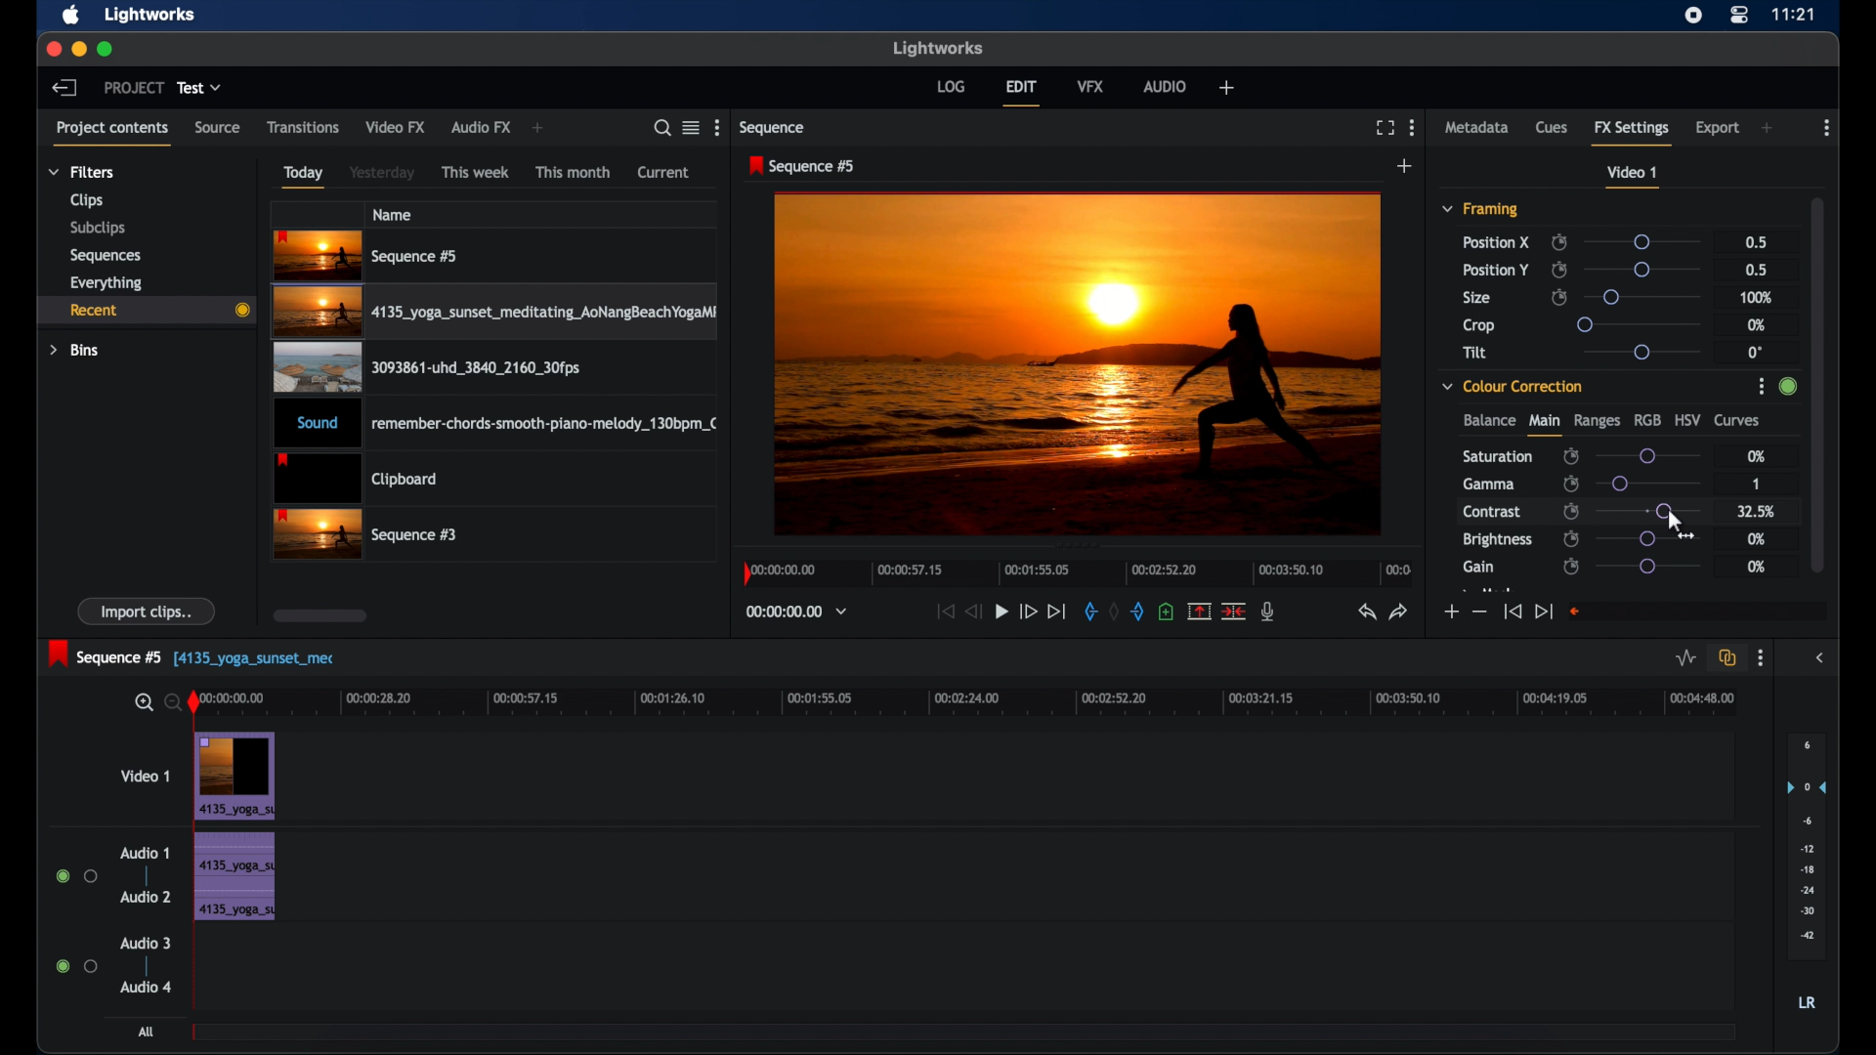 The width and height of the screenshot is (1876, 1055). Describe the element at coordinates (1755, 353) in the screenshot. I see `0` at that location.